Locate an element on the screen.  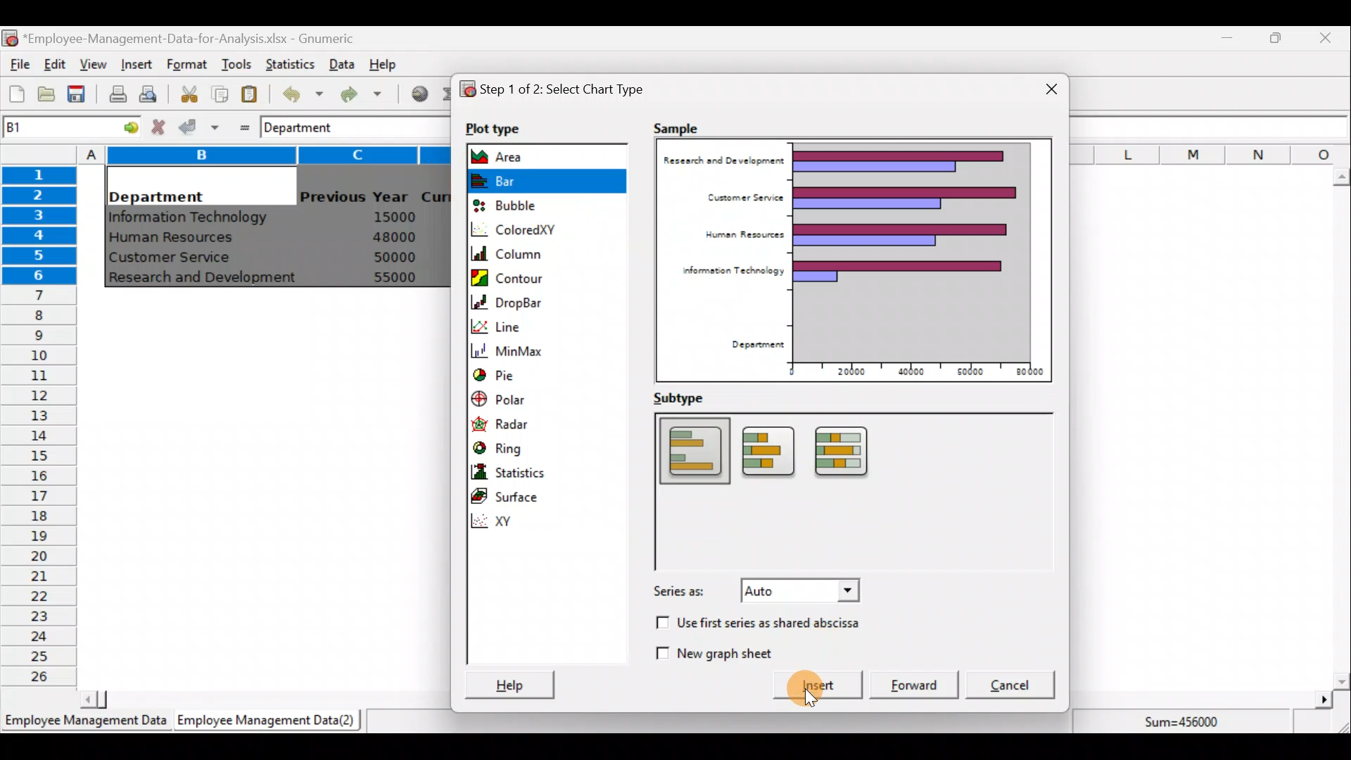
Ring is located at coordinates (522, 445).